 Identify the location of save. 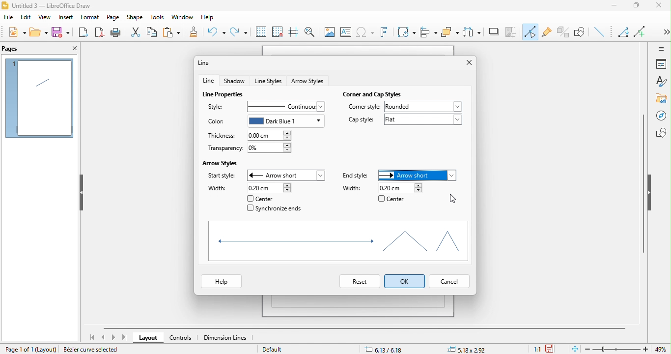
(61, 33).